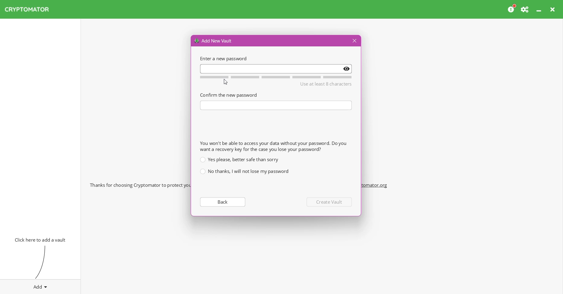  I want to click on Minimize, so click(539, 9).